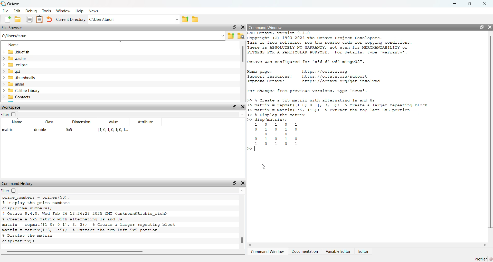 This screenshot has width=493, height=262. Describe the element at coordinates (114, 130) in the screenshot. I see `[1,0,1,0,1;0,1...` at that location.